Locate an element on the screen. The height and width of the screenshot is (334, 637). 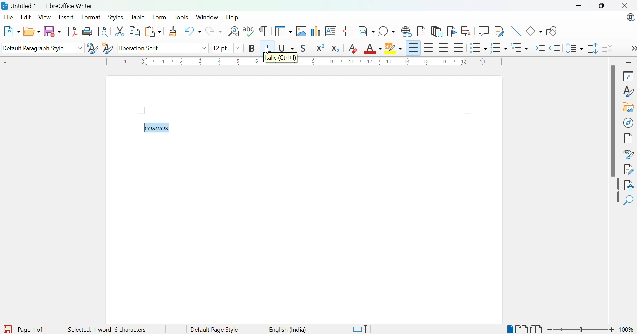
Select outline format is located at coordinates (520, 49).